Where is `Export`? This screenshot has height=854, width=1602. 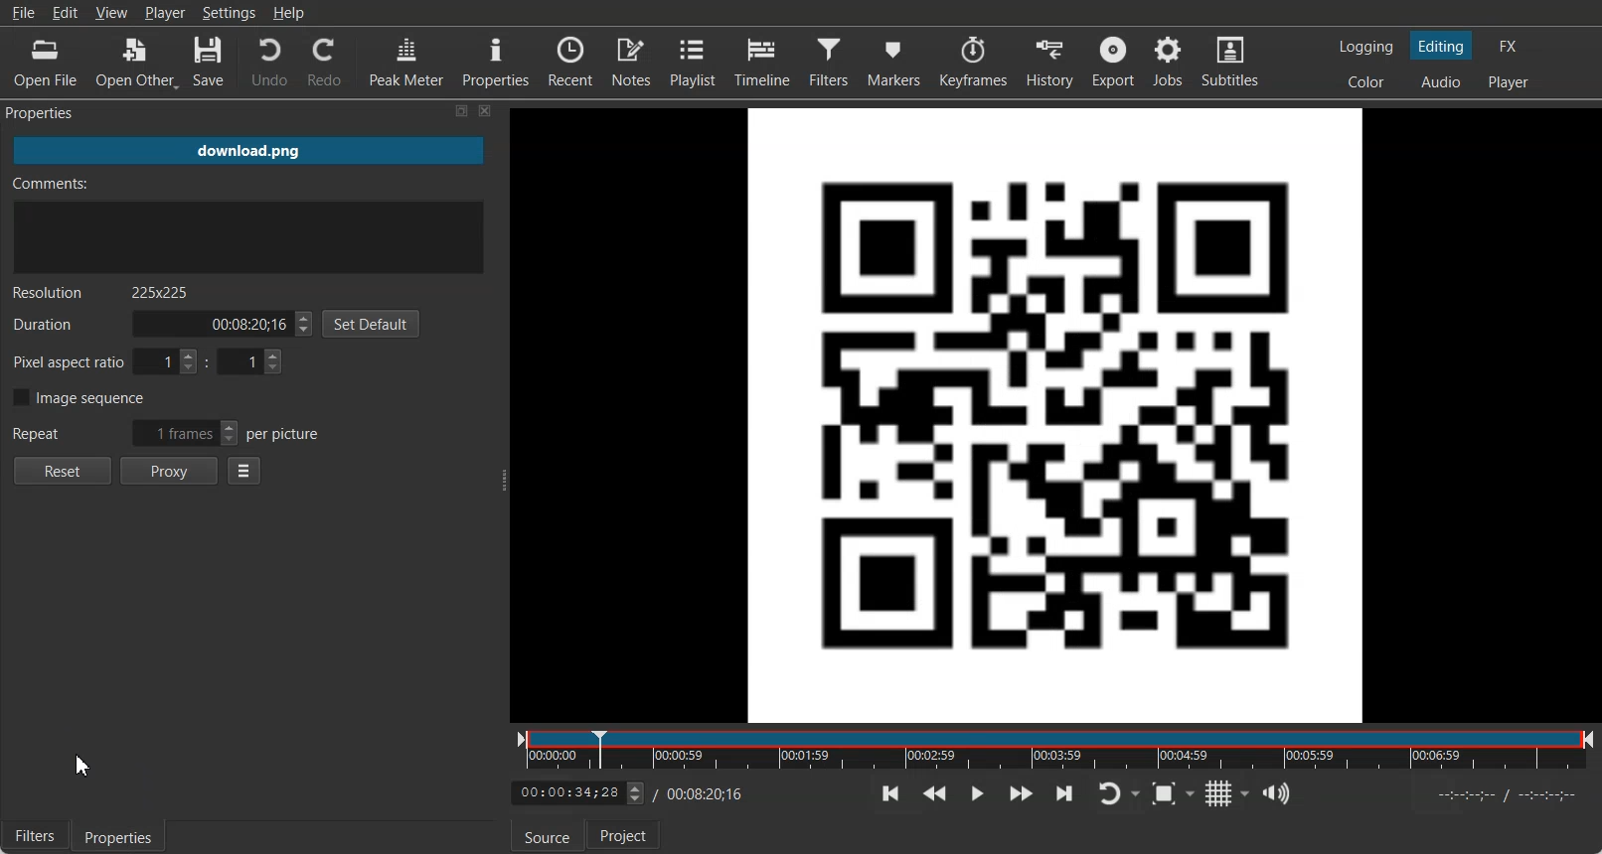
Export is located at coordinates (1114, 63).